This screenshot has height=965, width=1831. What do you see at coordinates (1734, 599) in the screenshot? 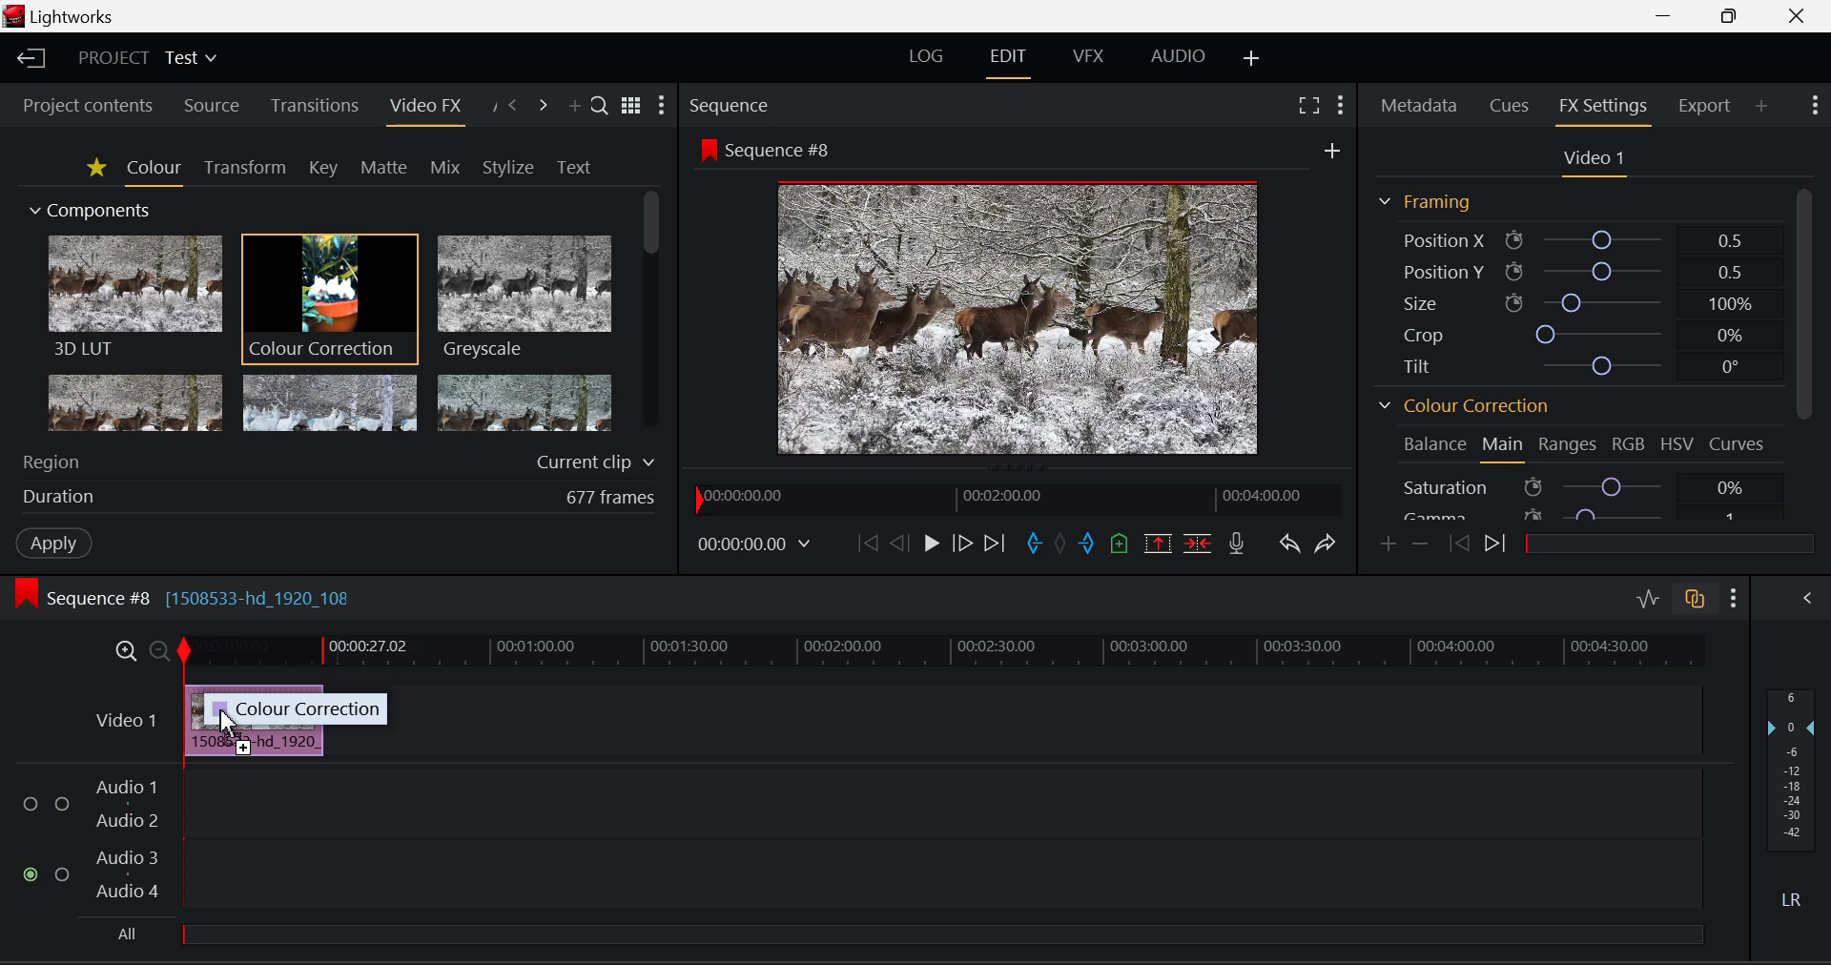
I see `Show Settings` at bounding box center [1734, 599].